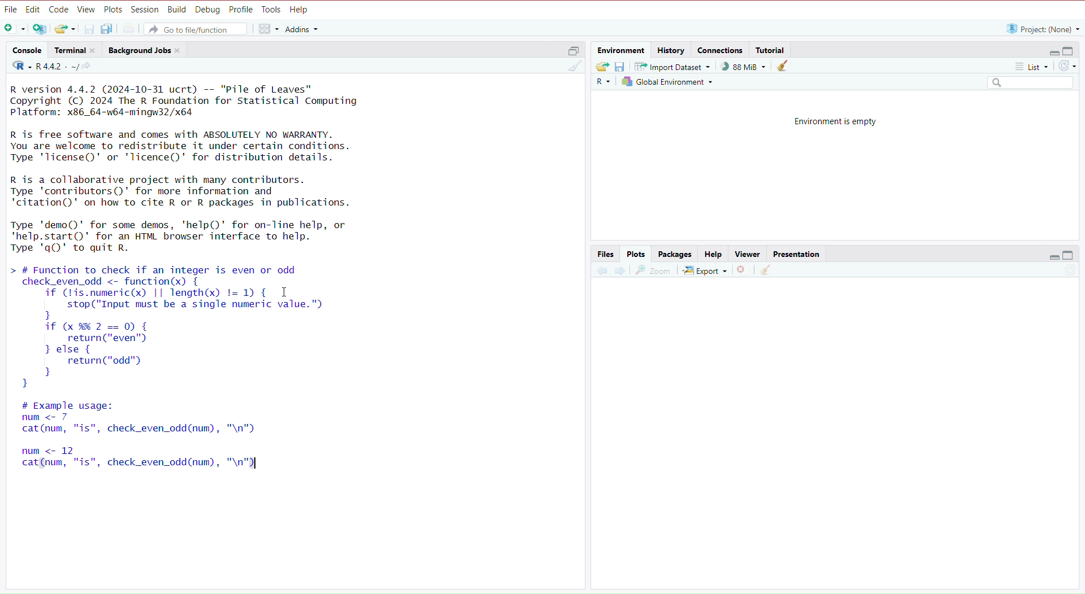  Describe the element at coordinates (90, 67) in the screenshot. I see `view the current working directory` at that location.